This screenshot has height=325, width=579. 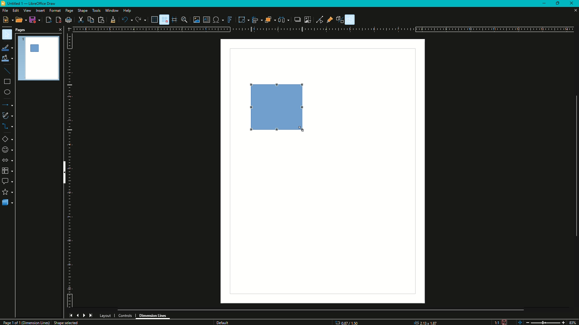 What do you see at coordinates (229, 19) in the screenshot?
I see `Insert Fontwork Text` at bounding box center [229, 19].